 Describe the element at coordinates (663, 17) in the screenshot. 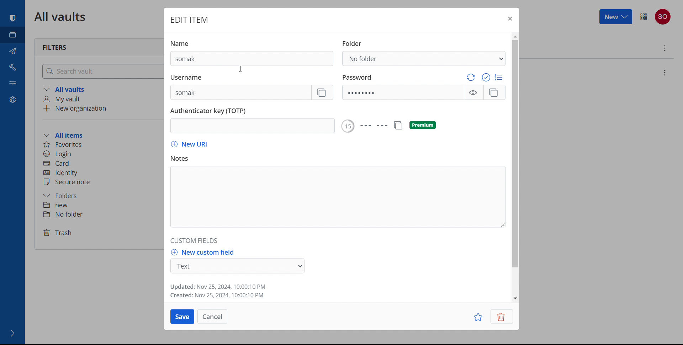

I see `account` at that location.